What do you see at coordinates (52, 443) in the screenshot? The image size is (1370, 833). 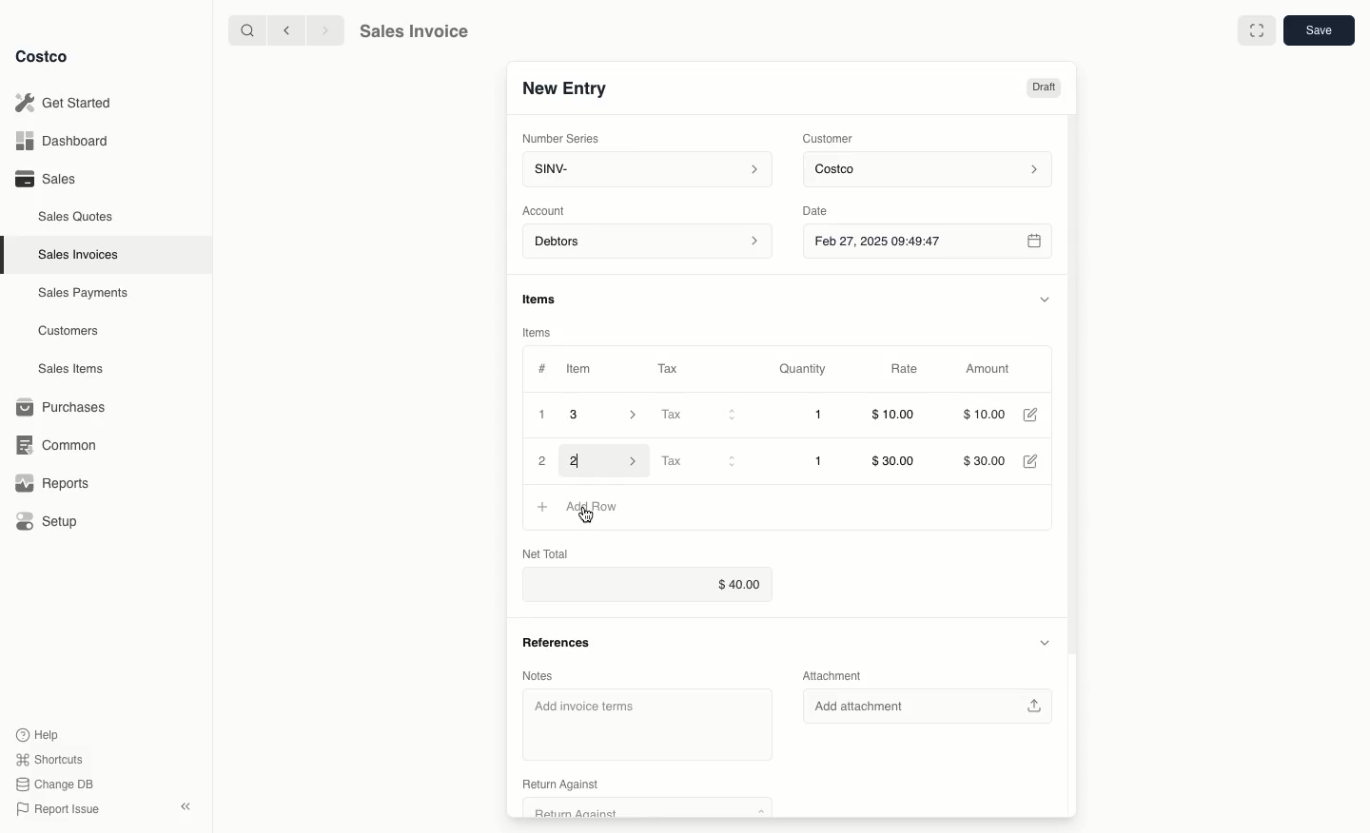 I see `Common` at bounding box center [52, 443].